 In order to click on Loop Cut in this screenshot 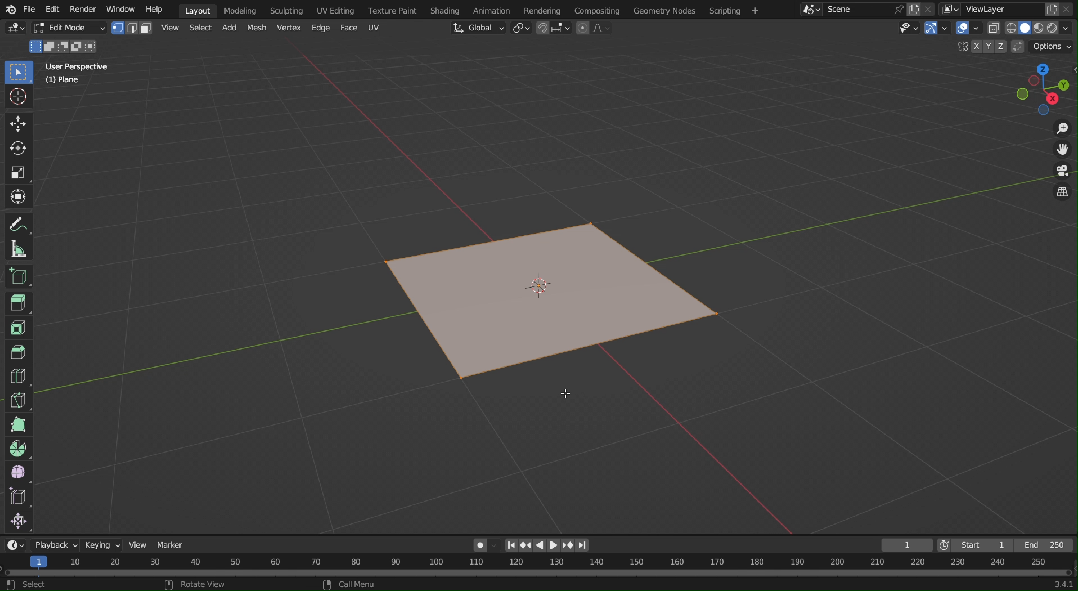, I will do `click(17, 377)`.